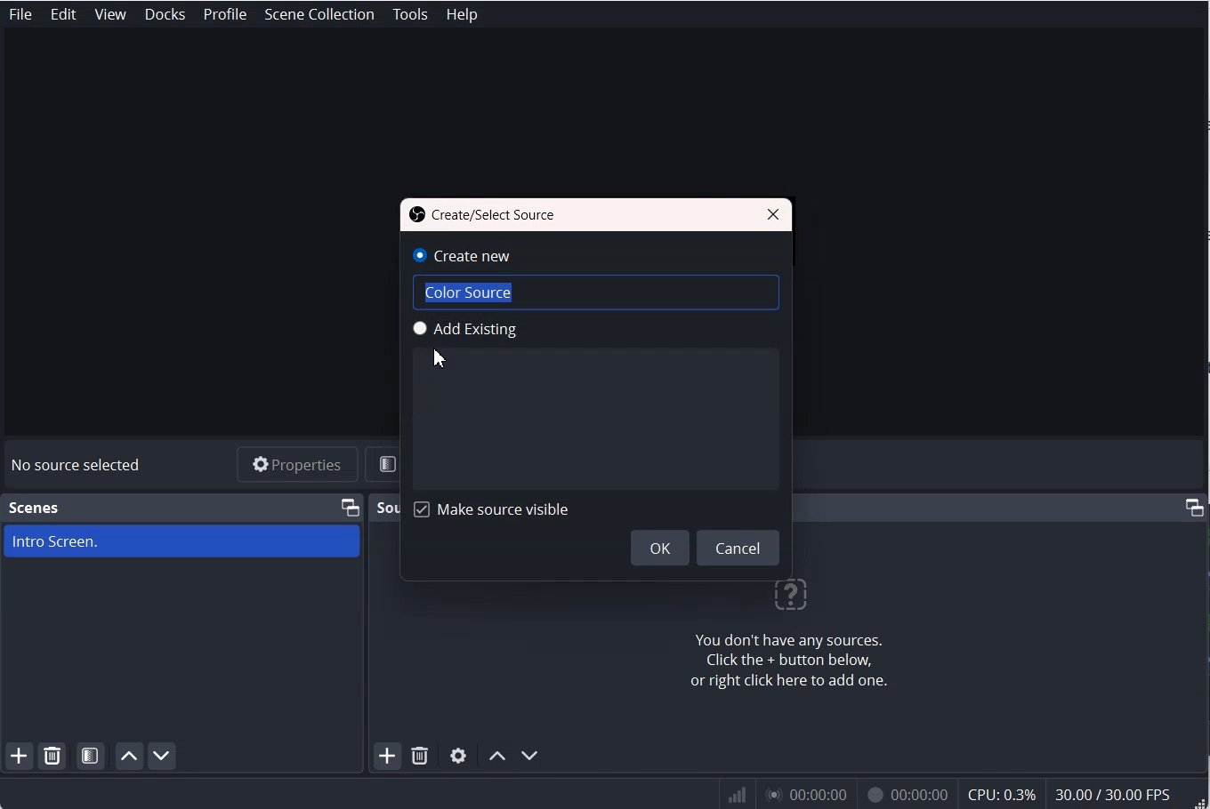 The image size is (1210, 809). What do you see at coordinates (385, 757) in the screenshot?
I see `Add Source` at bounding box center [385, 757].